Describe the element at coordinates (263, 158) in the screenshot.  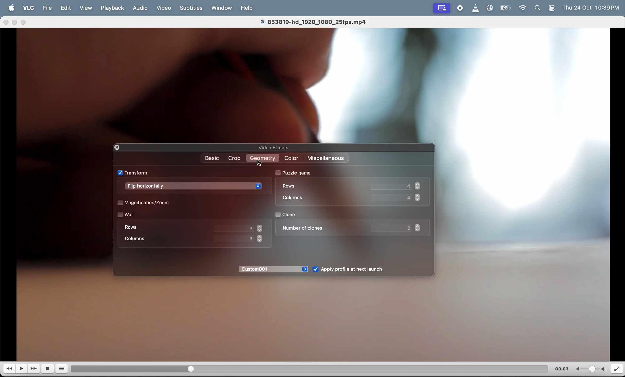
I see `Geometry` at that location.